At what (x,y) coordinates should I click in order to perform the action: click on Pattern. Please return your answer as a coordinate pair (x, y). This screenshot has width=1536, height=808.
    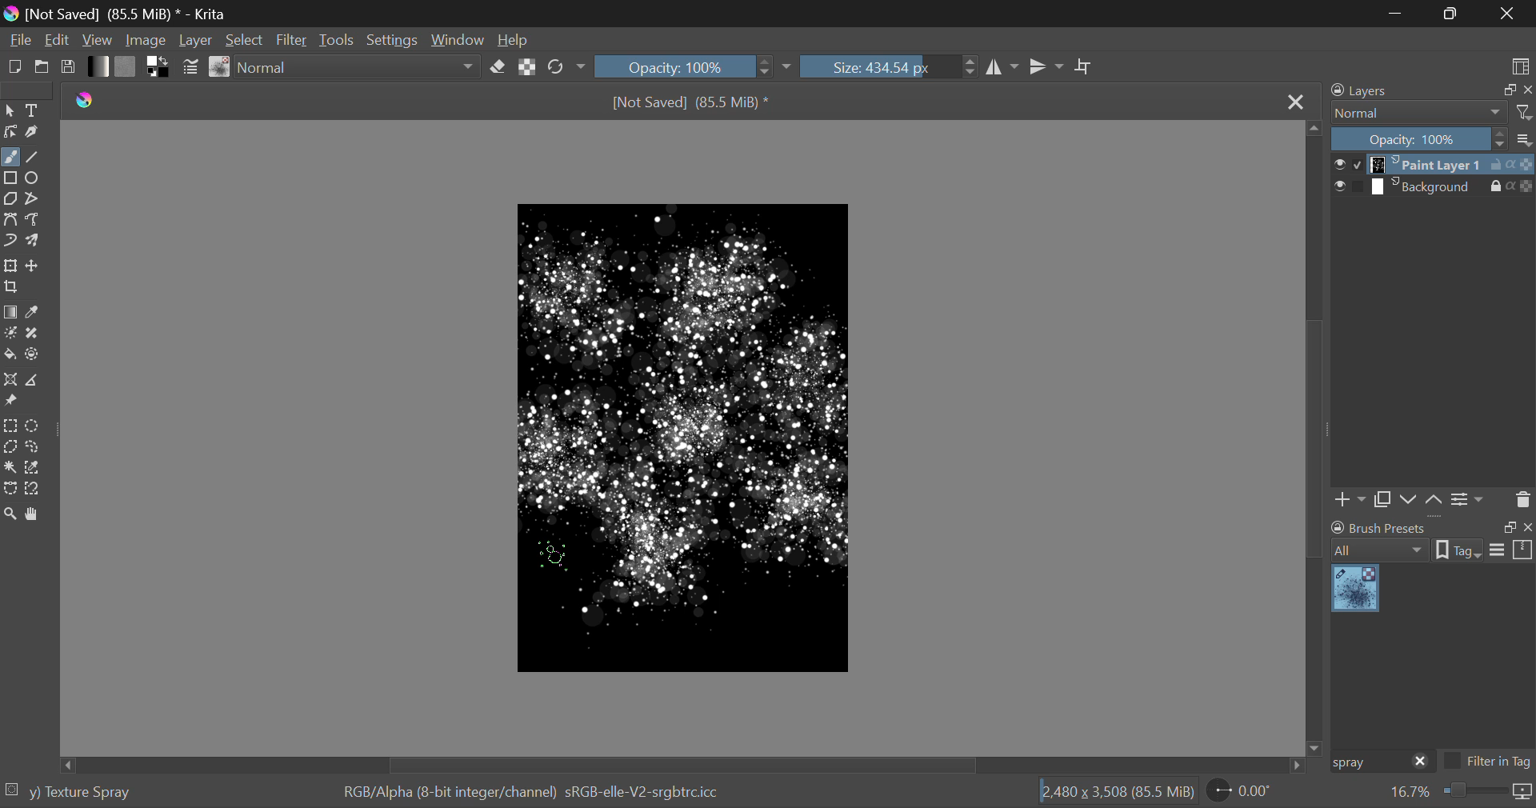
    Looking at the image, I should click on (126, 66).